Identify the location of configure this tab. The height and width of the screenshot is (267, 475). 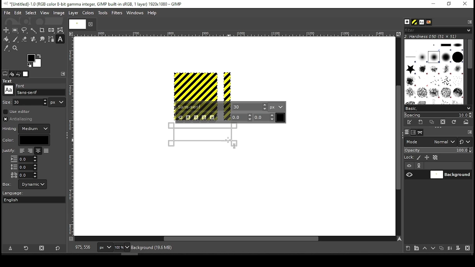
(64, 74).